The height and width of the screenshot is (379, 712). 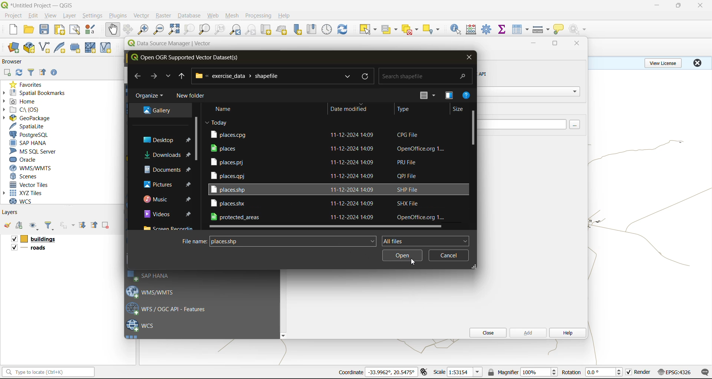 I want to click on plugins, so click(x=120, y=15).